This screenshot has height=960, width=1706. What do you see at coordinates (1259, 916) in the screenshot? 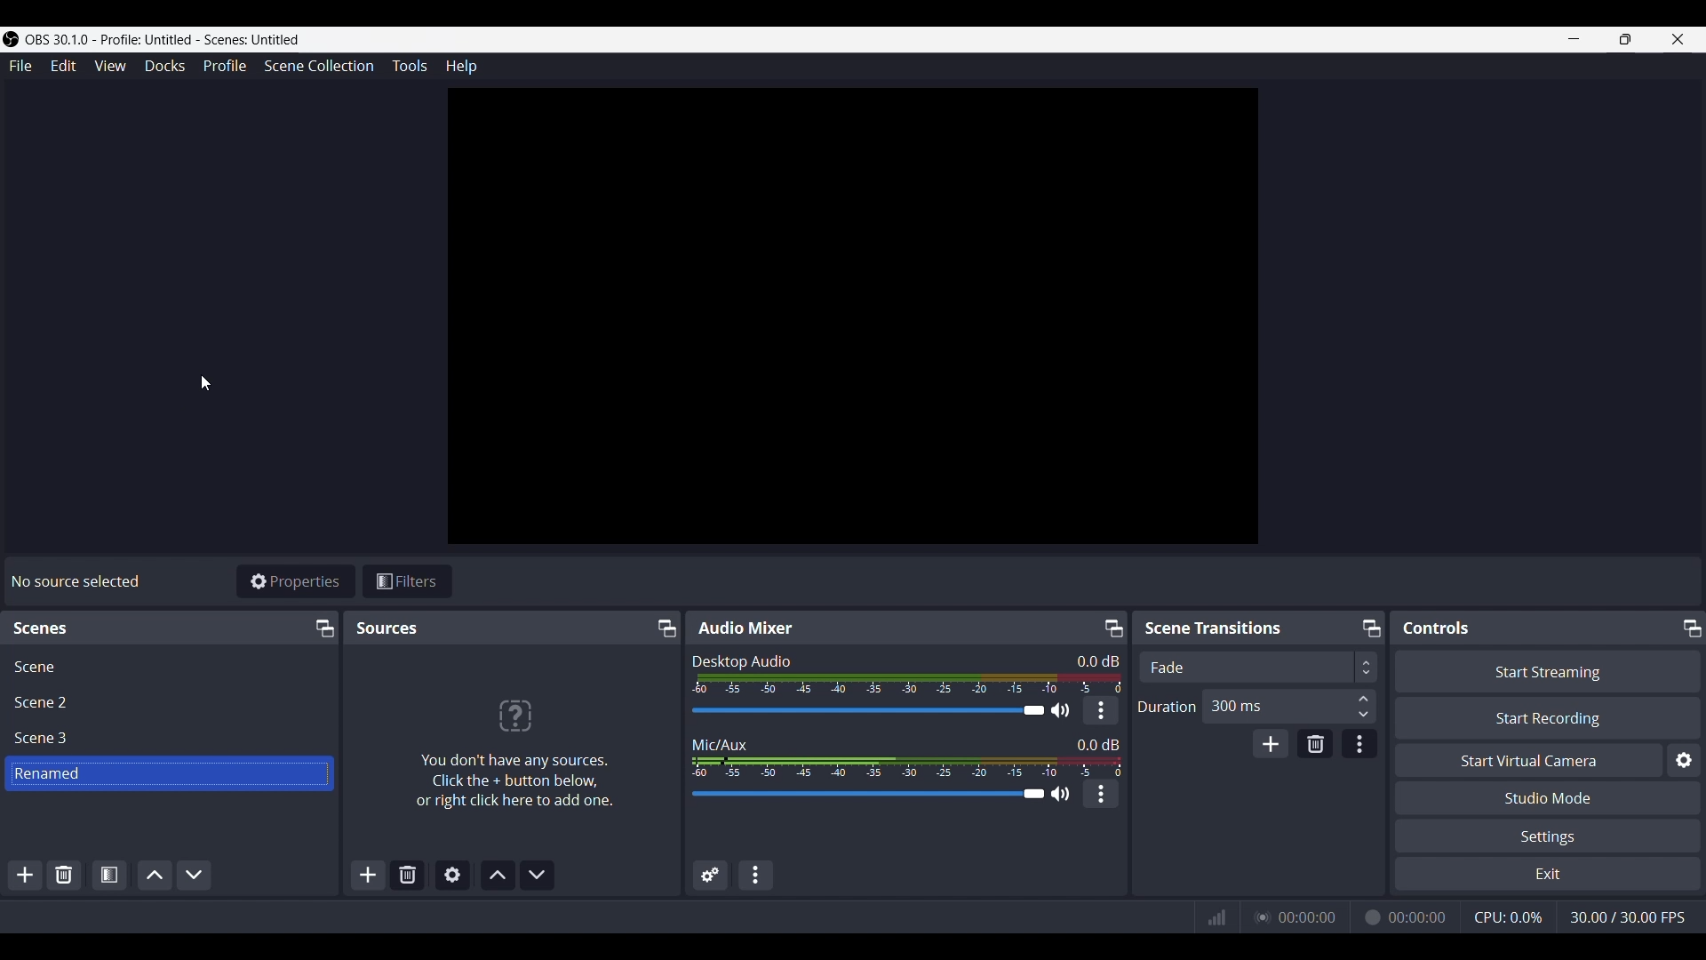
I see `Streaming` at bounding box center [1259, 916].